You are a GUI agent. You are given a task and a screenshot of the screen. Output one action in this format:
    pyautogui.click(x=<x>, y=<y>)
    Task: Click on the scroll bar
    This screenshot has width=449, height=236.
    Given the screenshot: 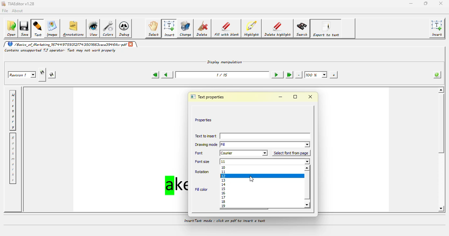 What is the action you would take?
    pyautogui.click(x=442, y=126)
    